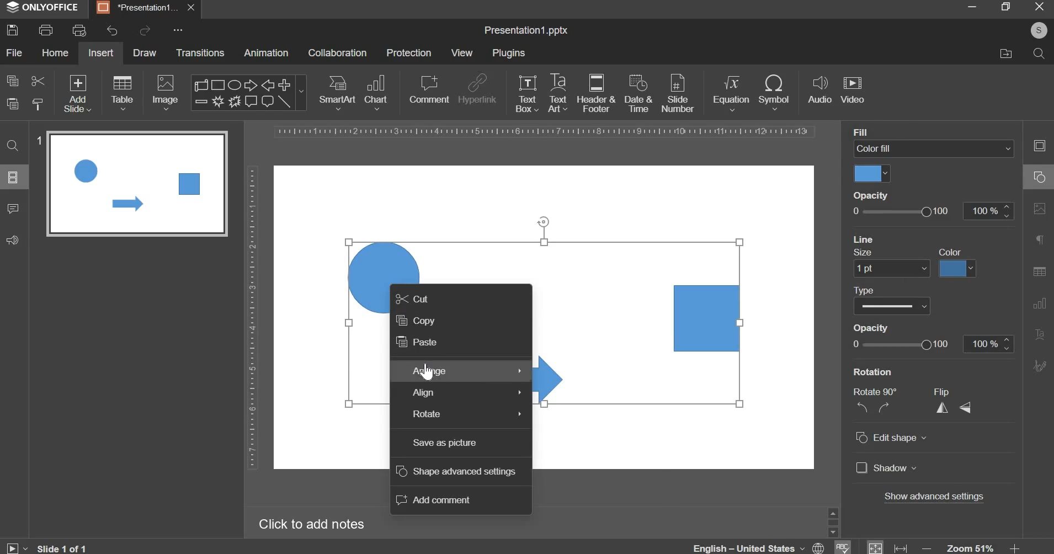 This screenshot has height=554, width=1054. Describe the element at coordinates (167, 92) in the screenshot. I see `image` at that location.